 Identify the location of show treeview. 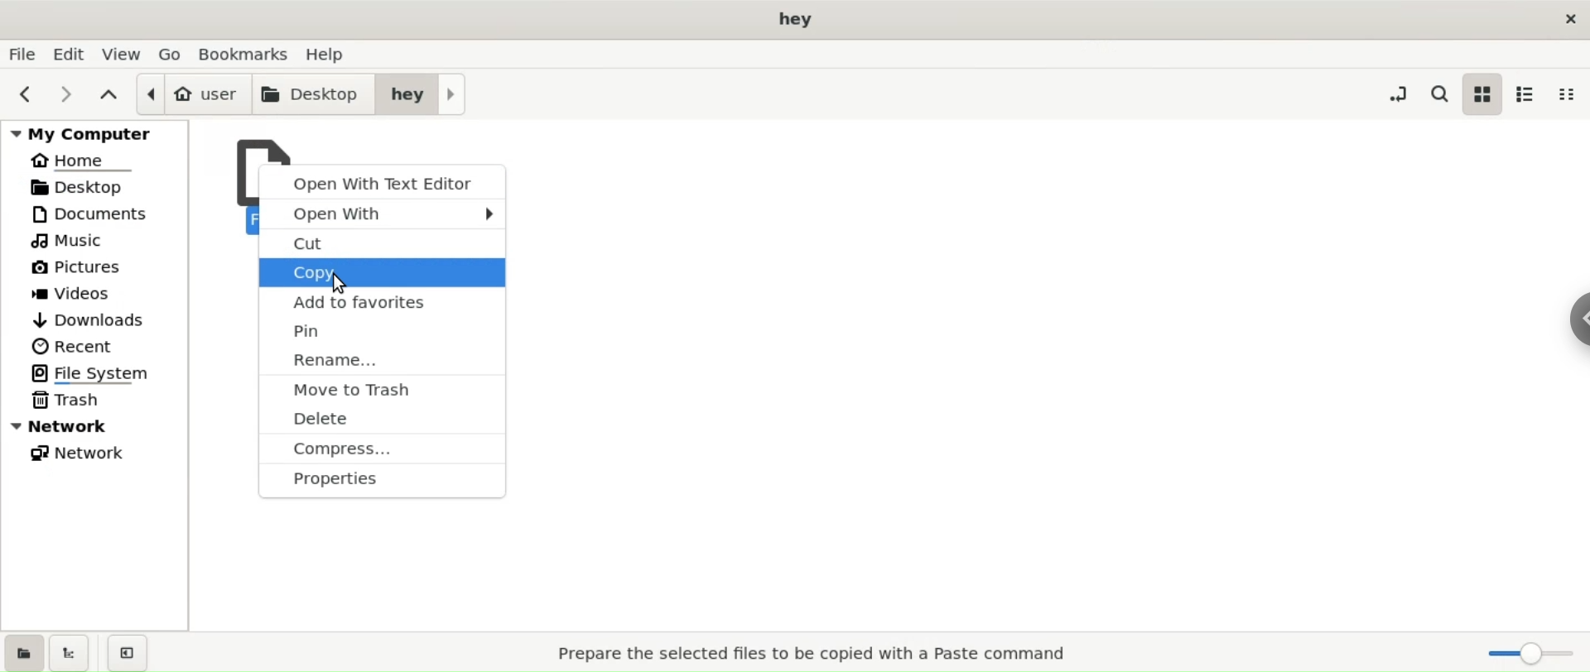
(68, 653).